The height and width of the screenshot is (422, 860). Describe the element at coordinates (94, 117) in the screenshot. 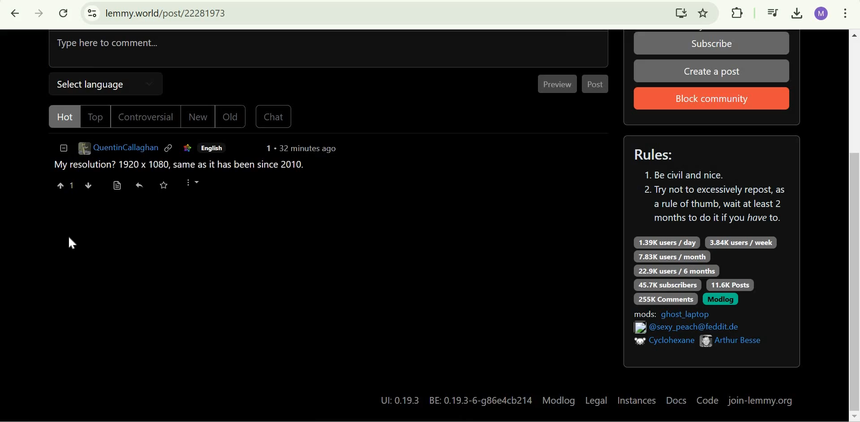

I see `Top` at that location.